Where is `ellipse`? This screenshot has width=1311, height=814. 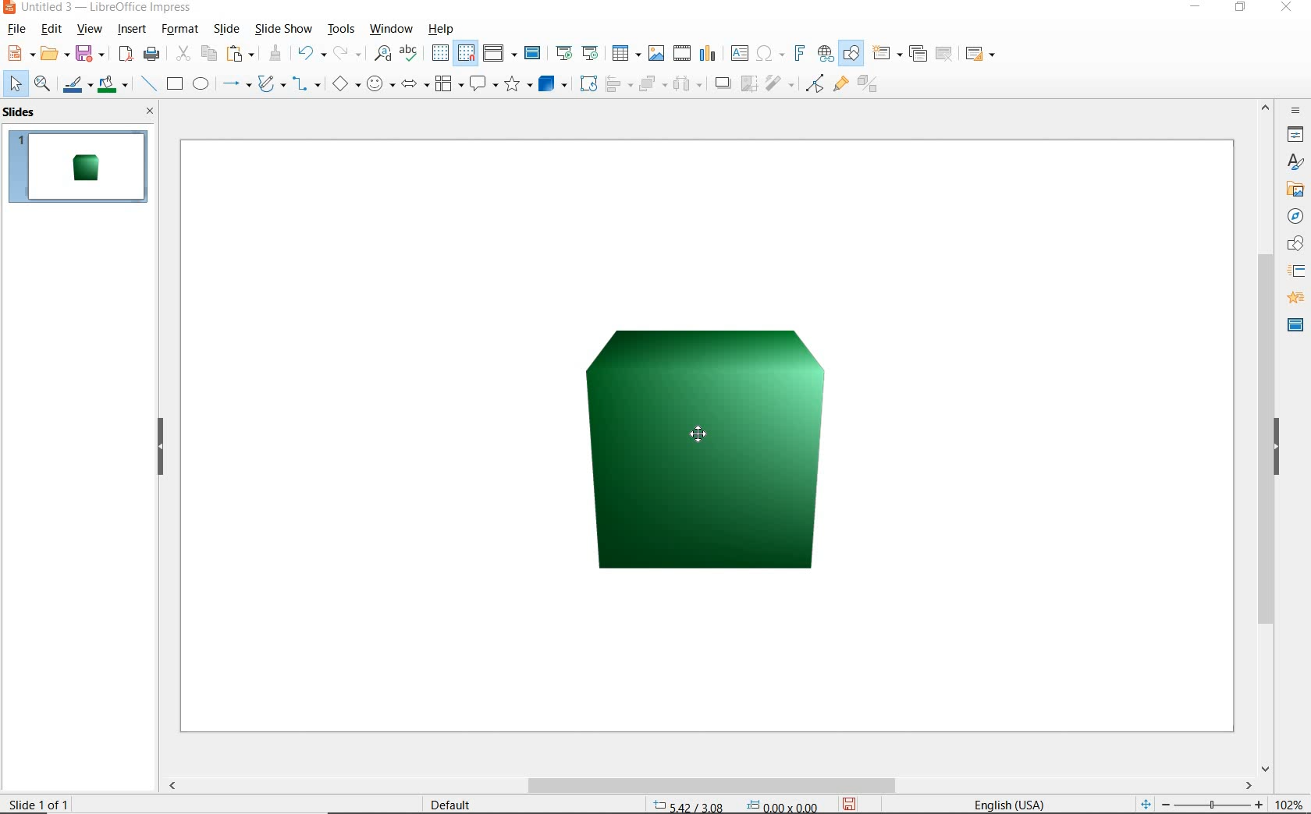
ellipse is located at coordinates (201, 84).